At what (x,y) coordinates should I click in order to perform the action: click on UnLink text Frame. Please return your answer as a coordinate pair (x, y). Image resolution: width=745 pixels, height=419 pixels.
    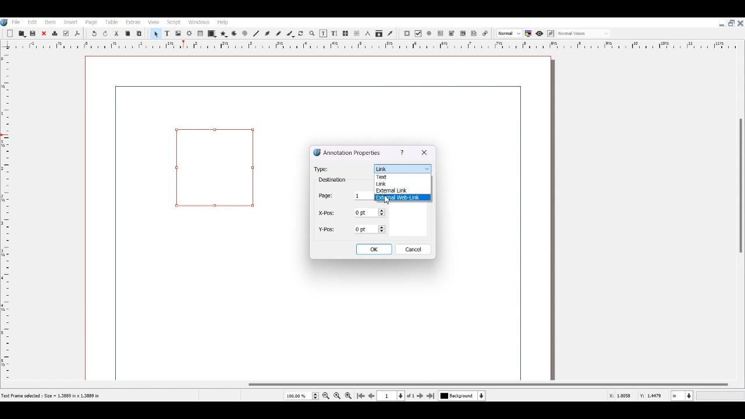
    Looking at the image, I should click on (357, 34).